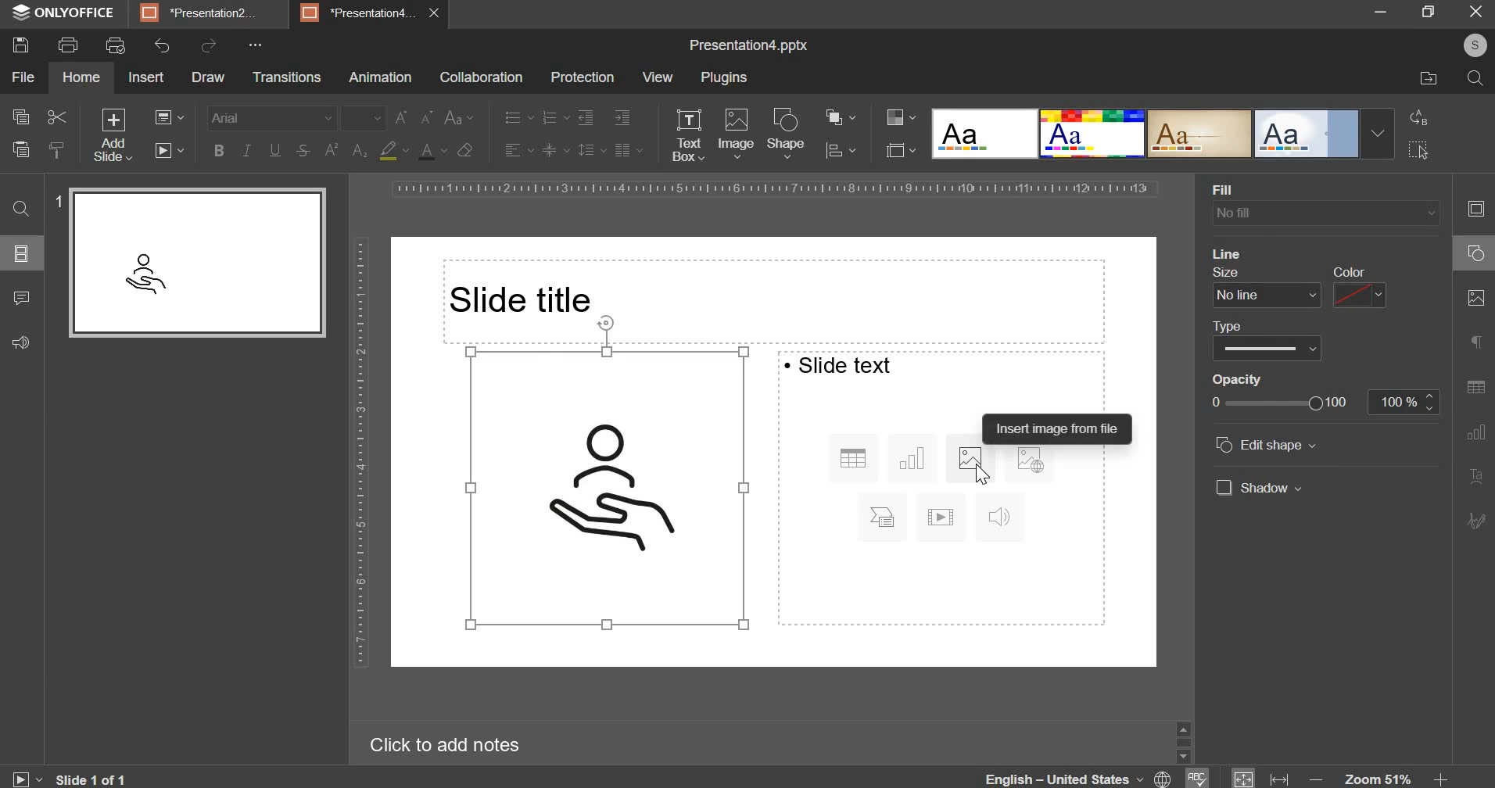  Describe the element at coordinates (20, 117) in the screenshot. I see `copy` at that location.